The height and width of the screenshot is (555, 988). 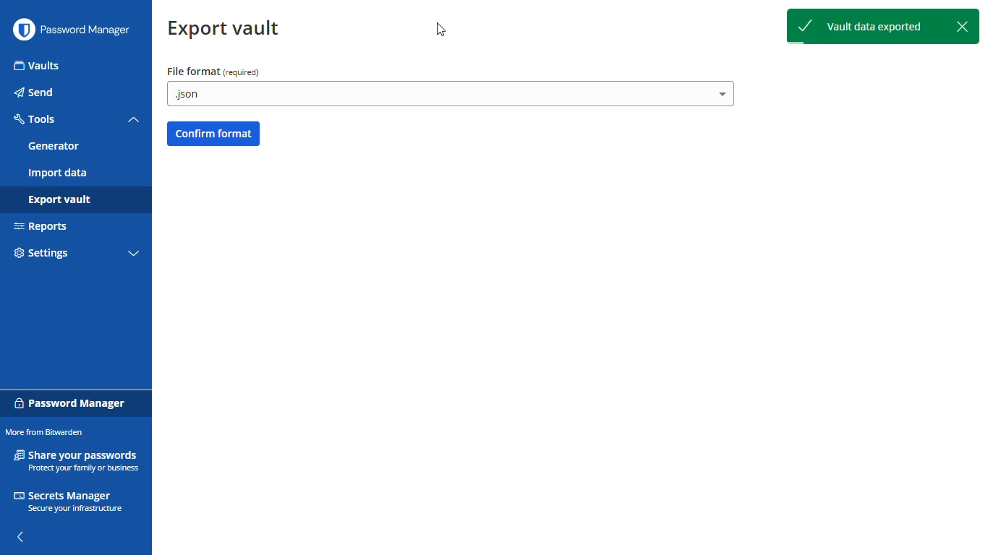 What do you see at coordinates (866, 28) in the screenshot?
I see `vault data exported` at bounding box center [866, 28].